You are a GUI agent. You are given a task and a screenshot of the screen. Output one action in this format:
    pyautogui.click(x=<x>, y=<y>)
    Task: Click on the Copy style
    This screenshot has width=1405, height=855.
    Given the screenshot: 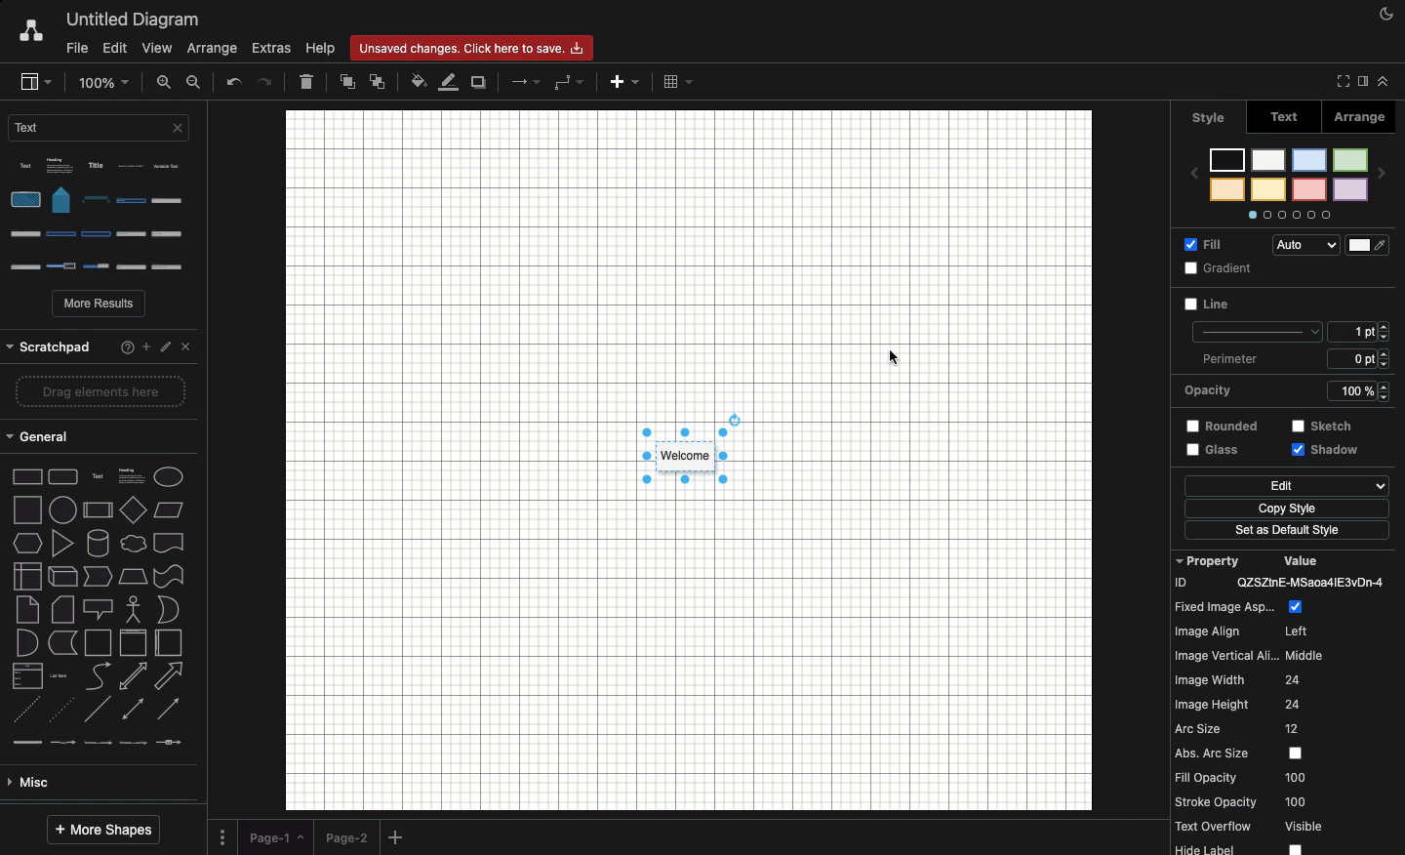 What is the action you would take?
    pyautogui.click(x=1288, y=487)
    